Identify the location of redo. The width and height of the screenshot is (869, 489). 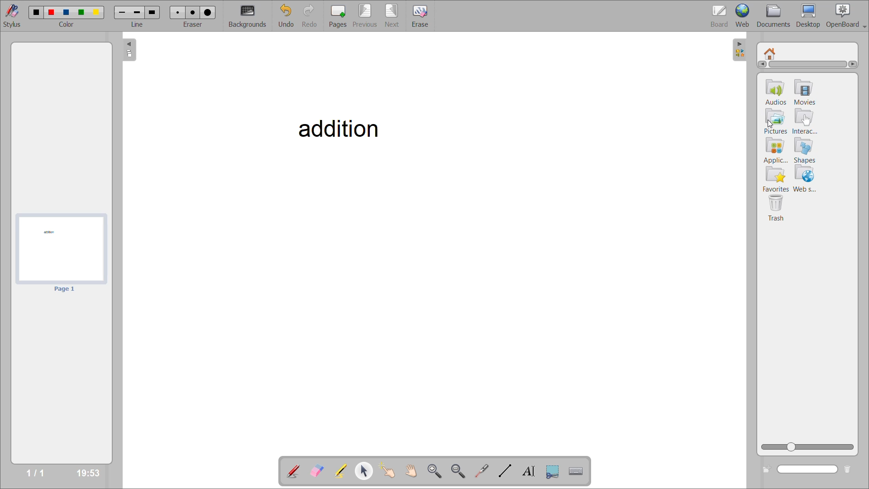
(312, 16).